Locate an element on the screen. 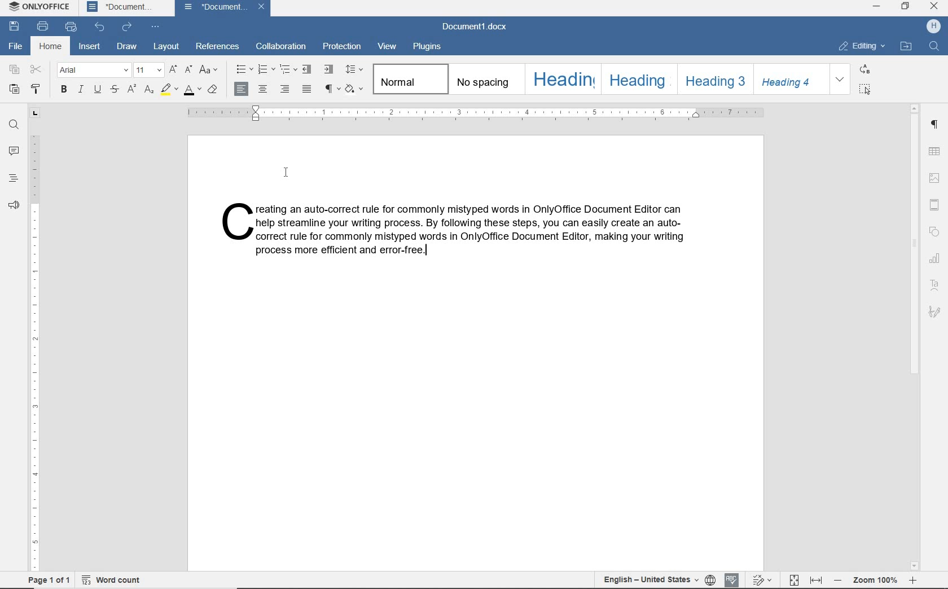  REPLACE is located at coordinates (866, 71).